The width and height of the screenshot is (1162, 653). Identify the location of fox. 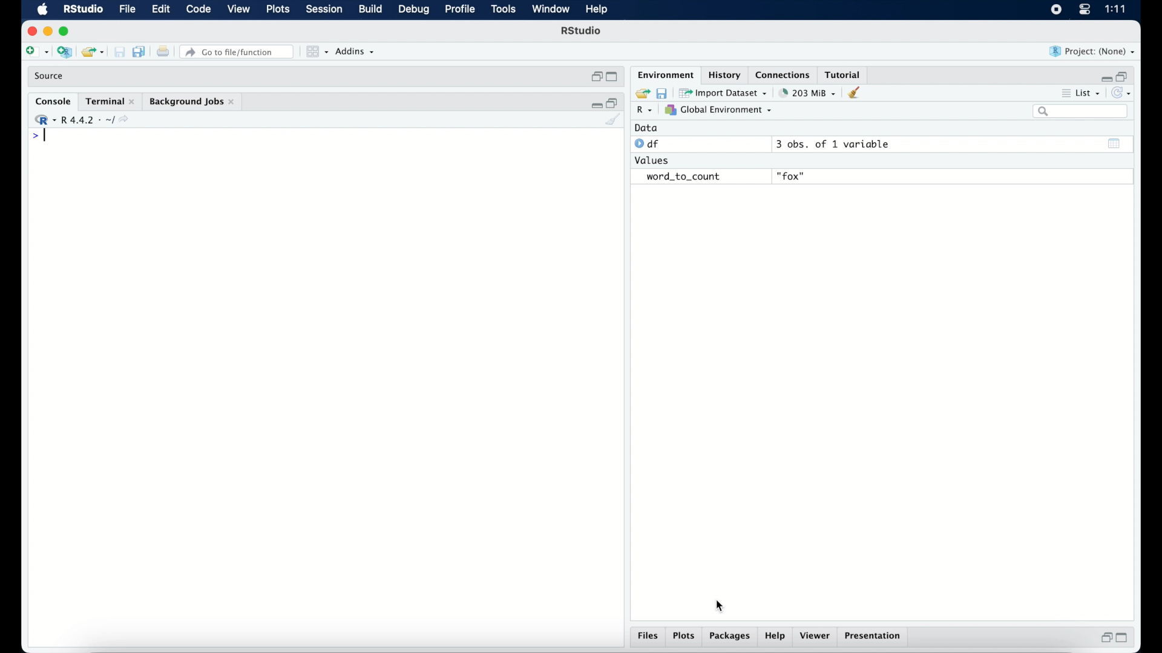
(792, 177).